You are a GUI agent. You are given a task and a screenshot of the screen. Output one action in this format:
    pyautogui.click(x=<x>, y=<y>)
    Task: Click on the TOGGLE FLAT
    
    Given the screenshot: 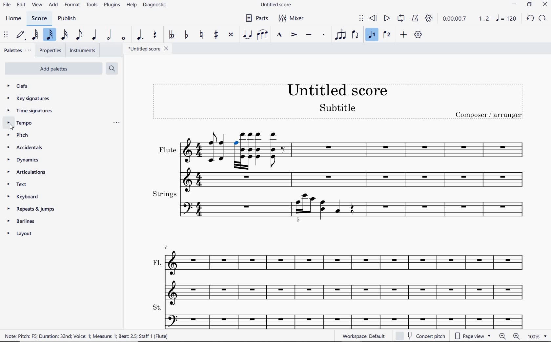 What is the action you would take?
    pyautogui.click(x=186, y=35)
    